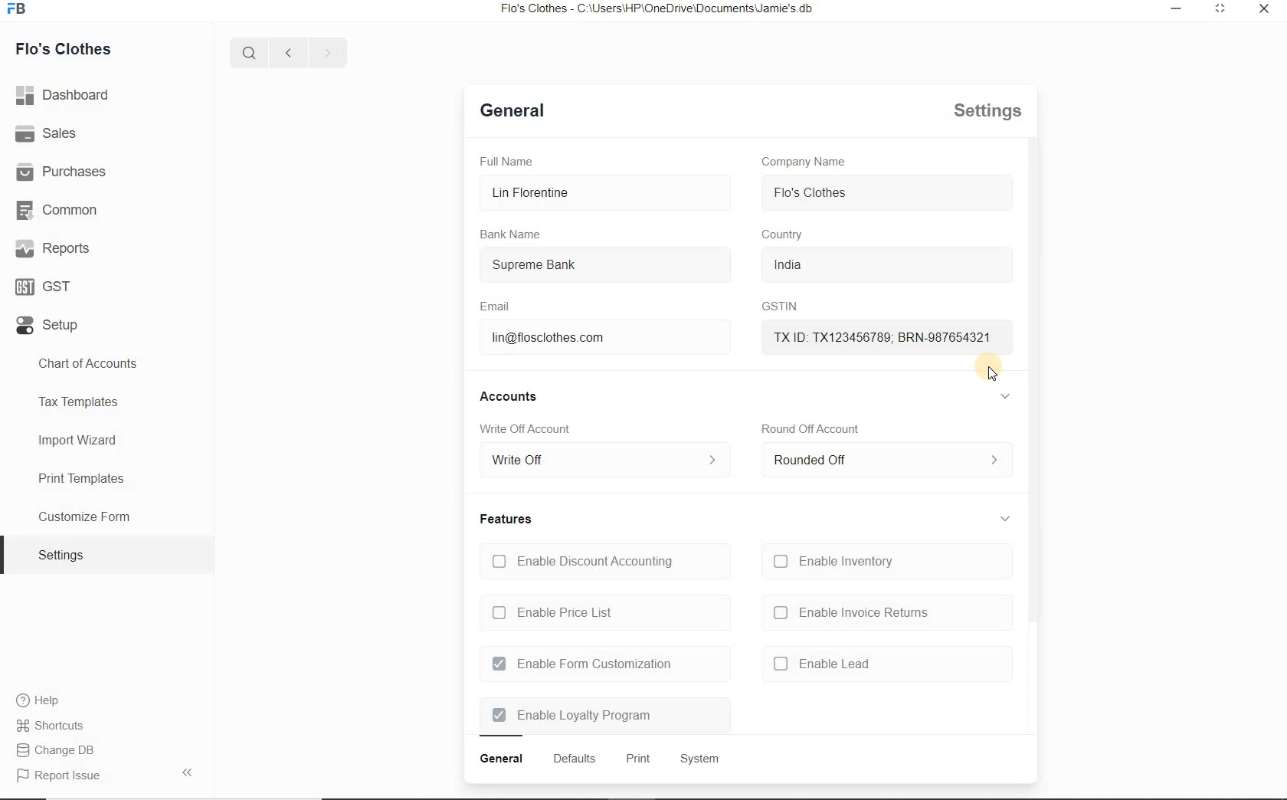 The height and width of the screenshot is (800, 1287). I want to click on GST, so click(46, 287).